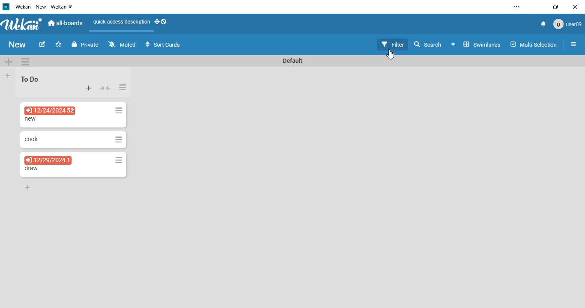  I want to click on show-desktop-drag-handles, so click(161, 21).